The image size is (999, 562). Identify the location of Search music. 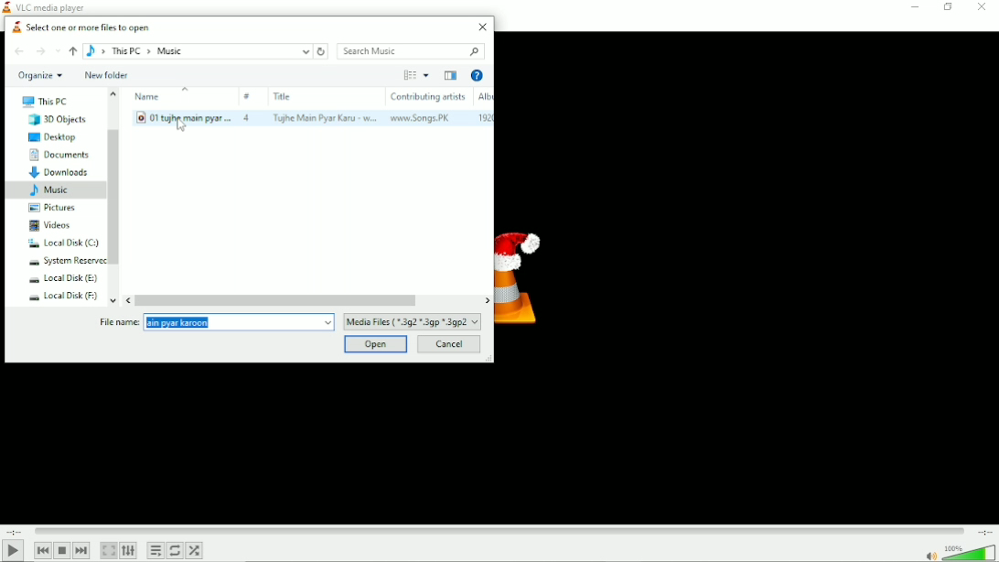
(410, 51).